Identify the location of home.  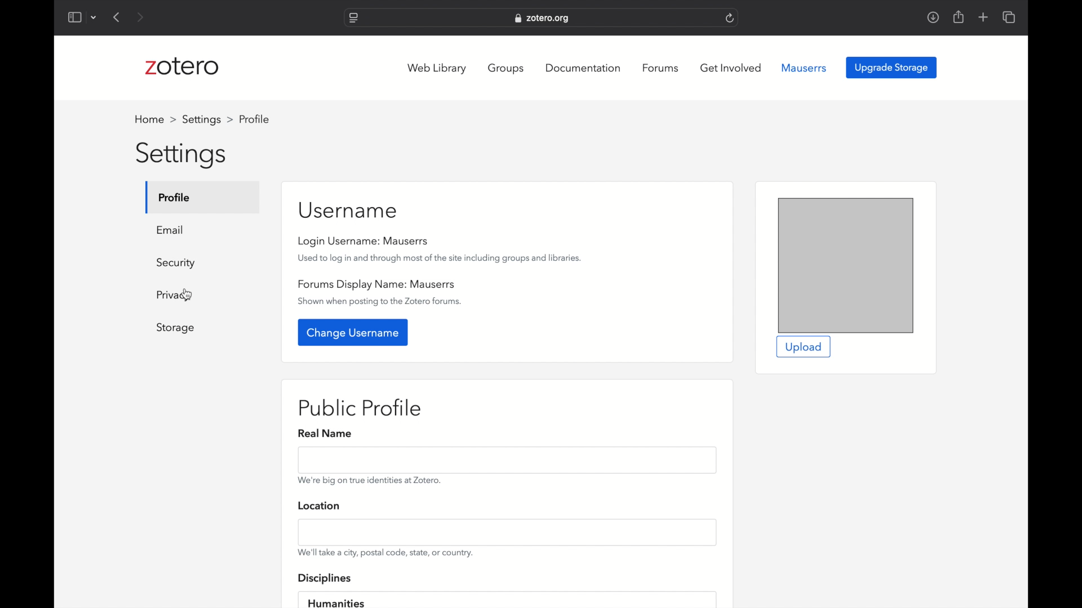
(156, 119).